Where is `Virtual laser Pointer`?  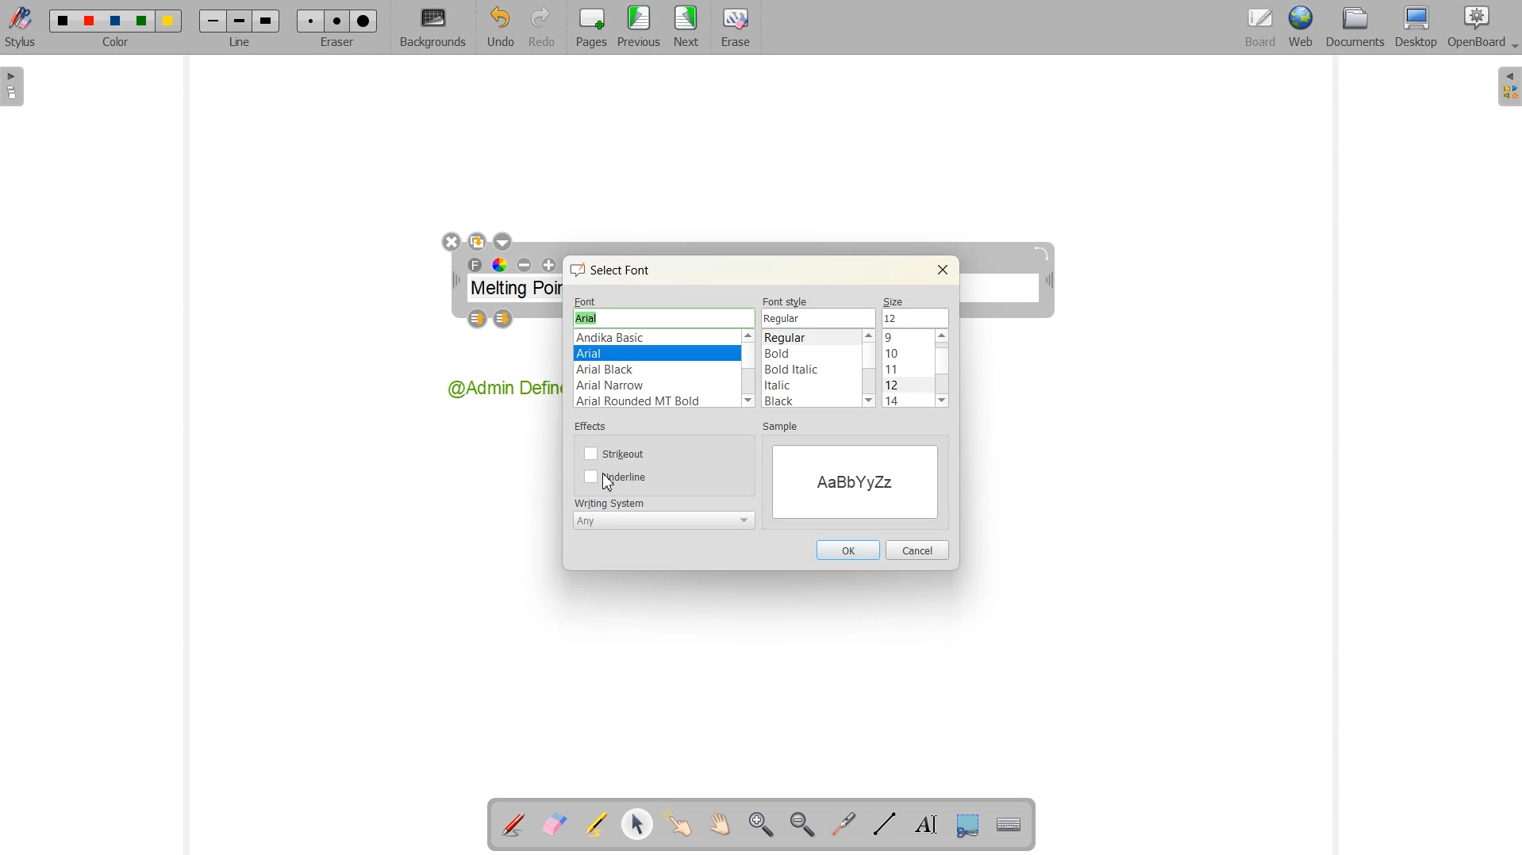
Virtual laser Pointer is located at coordinates (844, 823).